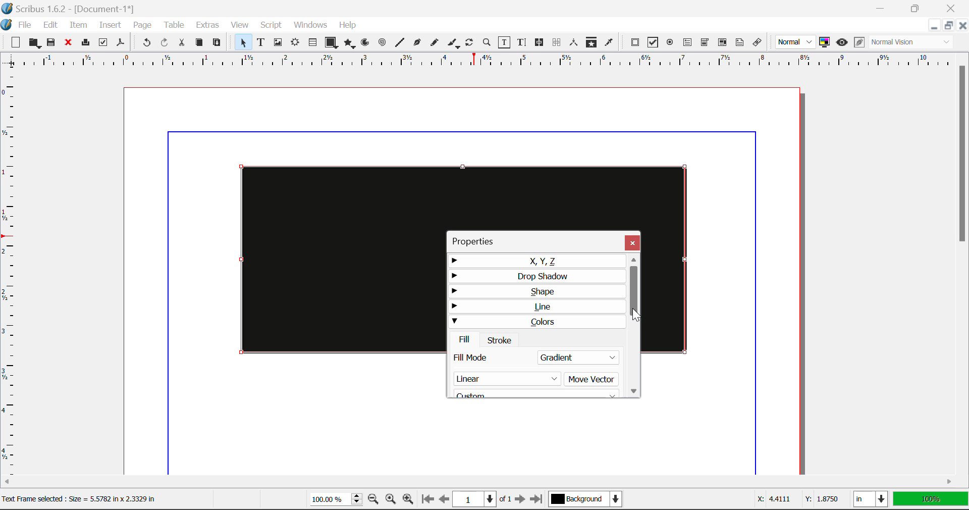  I want to click on Colors, so click(535, 321).